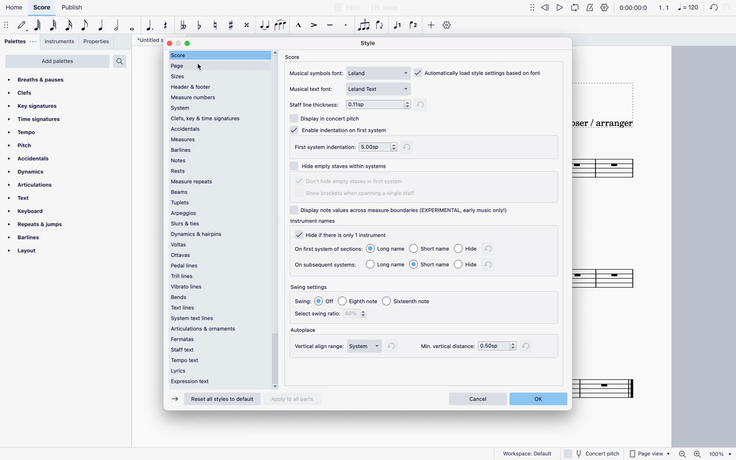 Image resolution: width=736 pixels, height=460 pixels. I want to click on search, so click(120, 61).